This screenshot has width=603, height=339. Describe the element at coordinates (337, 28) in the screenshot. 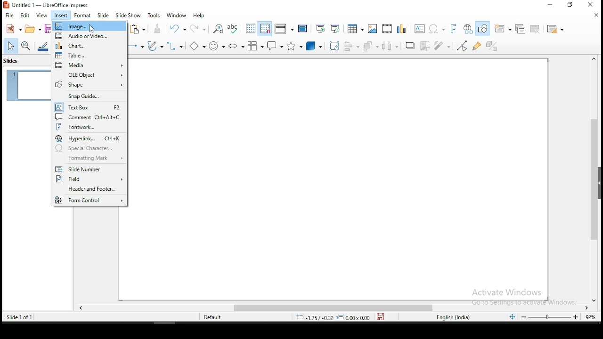

I see `start from current slide` at that location.